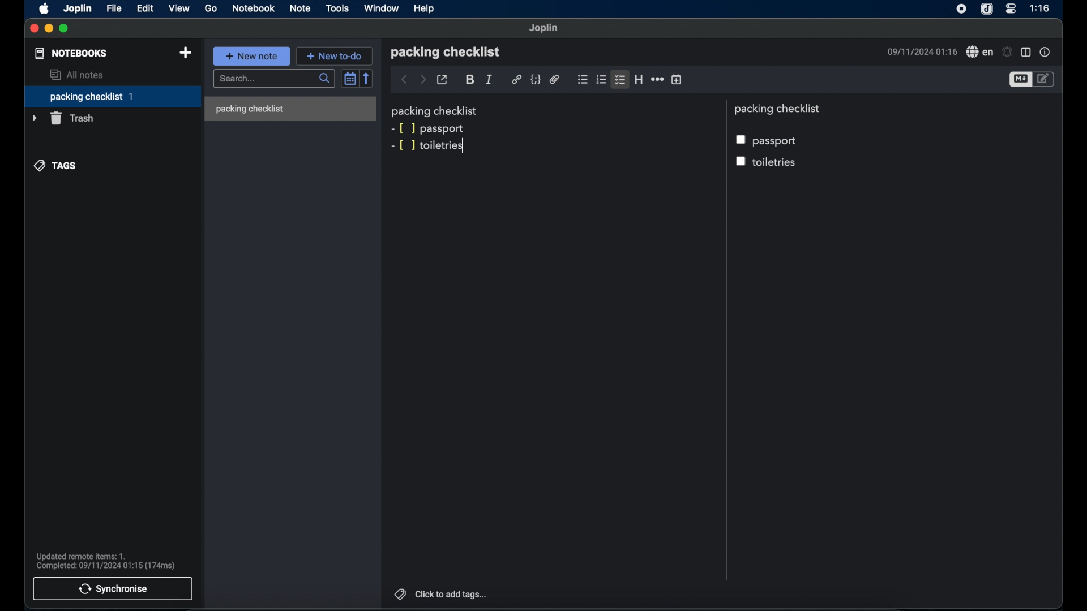 The width and height of the screenshot is (1087, 611). What do you see at coordinates (535, 79) in the screenshot?
I see `code` at bounding box center [535, 79].